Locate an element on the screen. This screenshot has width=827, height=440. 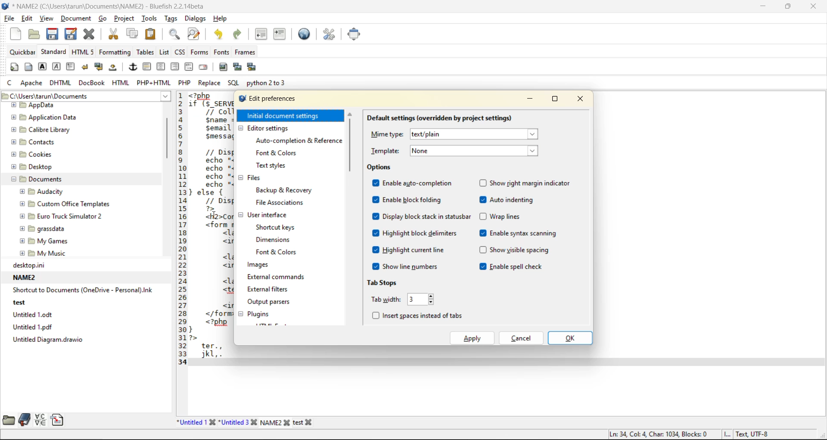
highlight current line is located at coordinates (411, 250).